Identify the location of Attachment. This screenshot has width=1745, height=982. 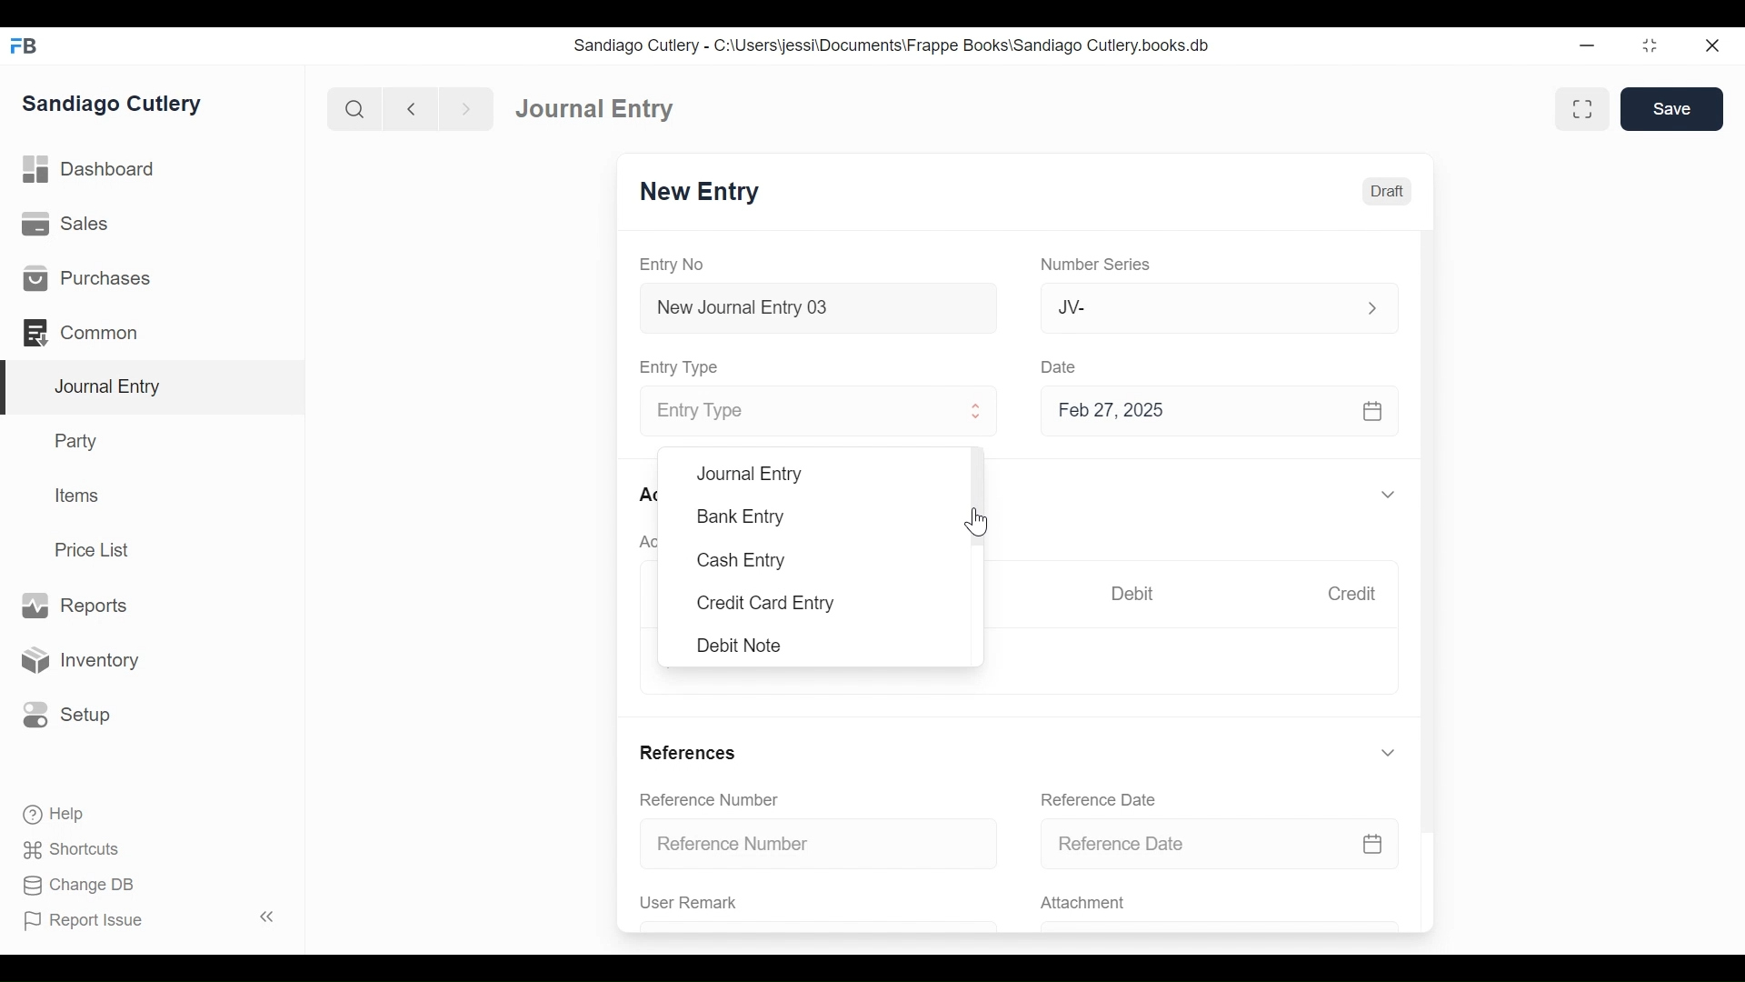
(1082, 905).